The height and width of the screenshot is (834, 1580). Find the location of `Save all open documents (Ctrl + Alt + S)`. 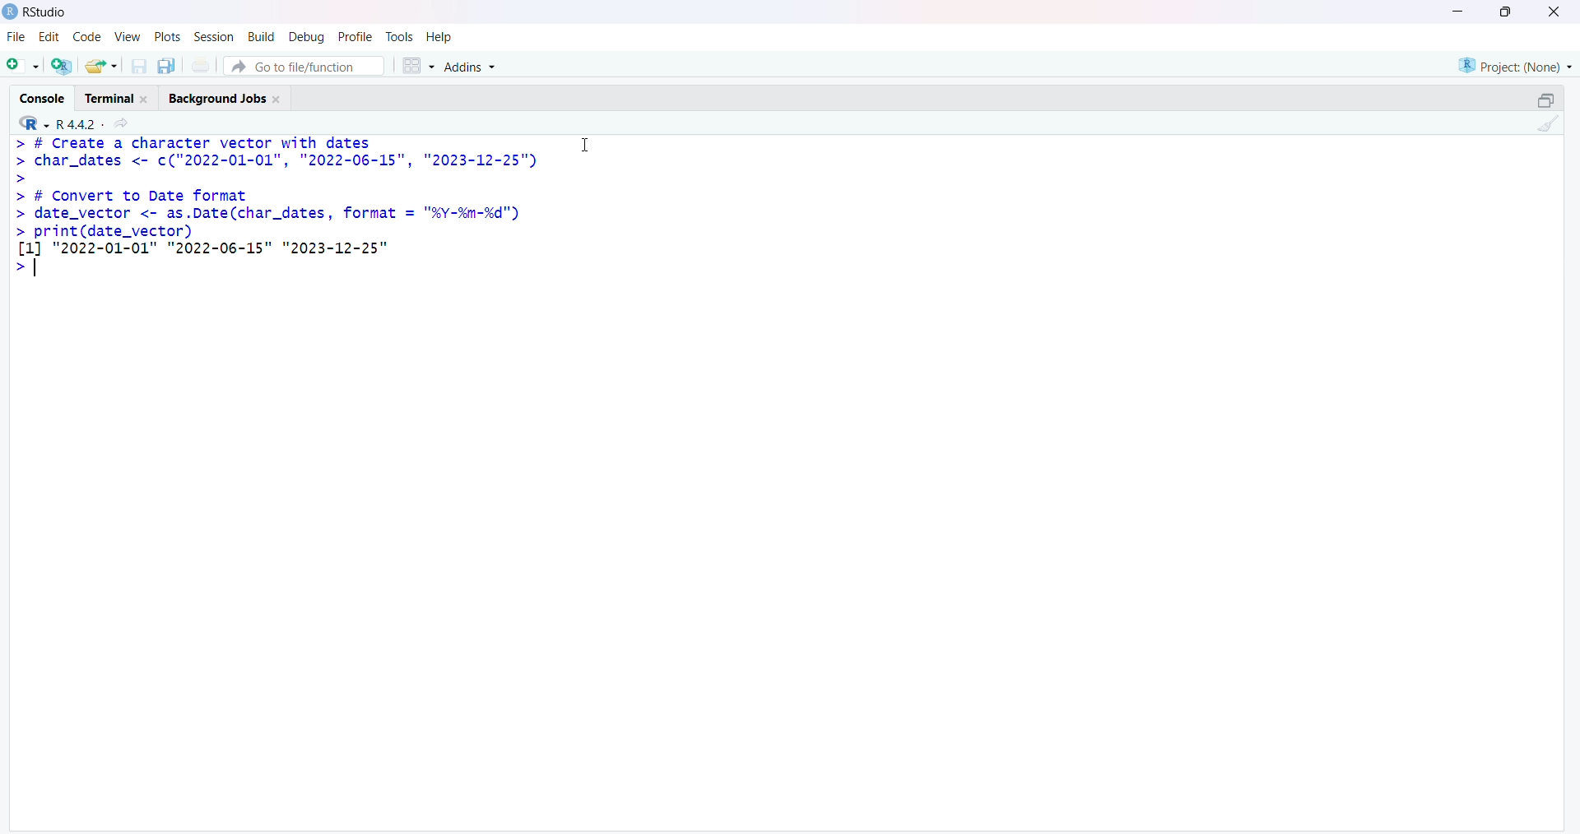

Save all open documents (Ctrl + Alt + S) is located at coordinates (171, 64).